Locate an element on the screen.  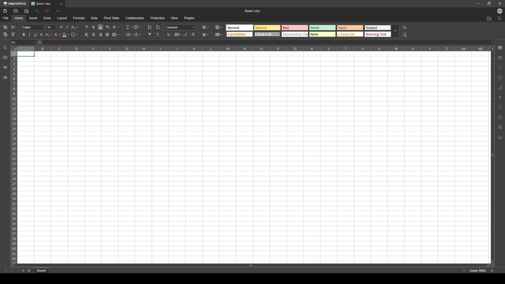
print file is located at coordinates (16, 11).